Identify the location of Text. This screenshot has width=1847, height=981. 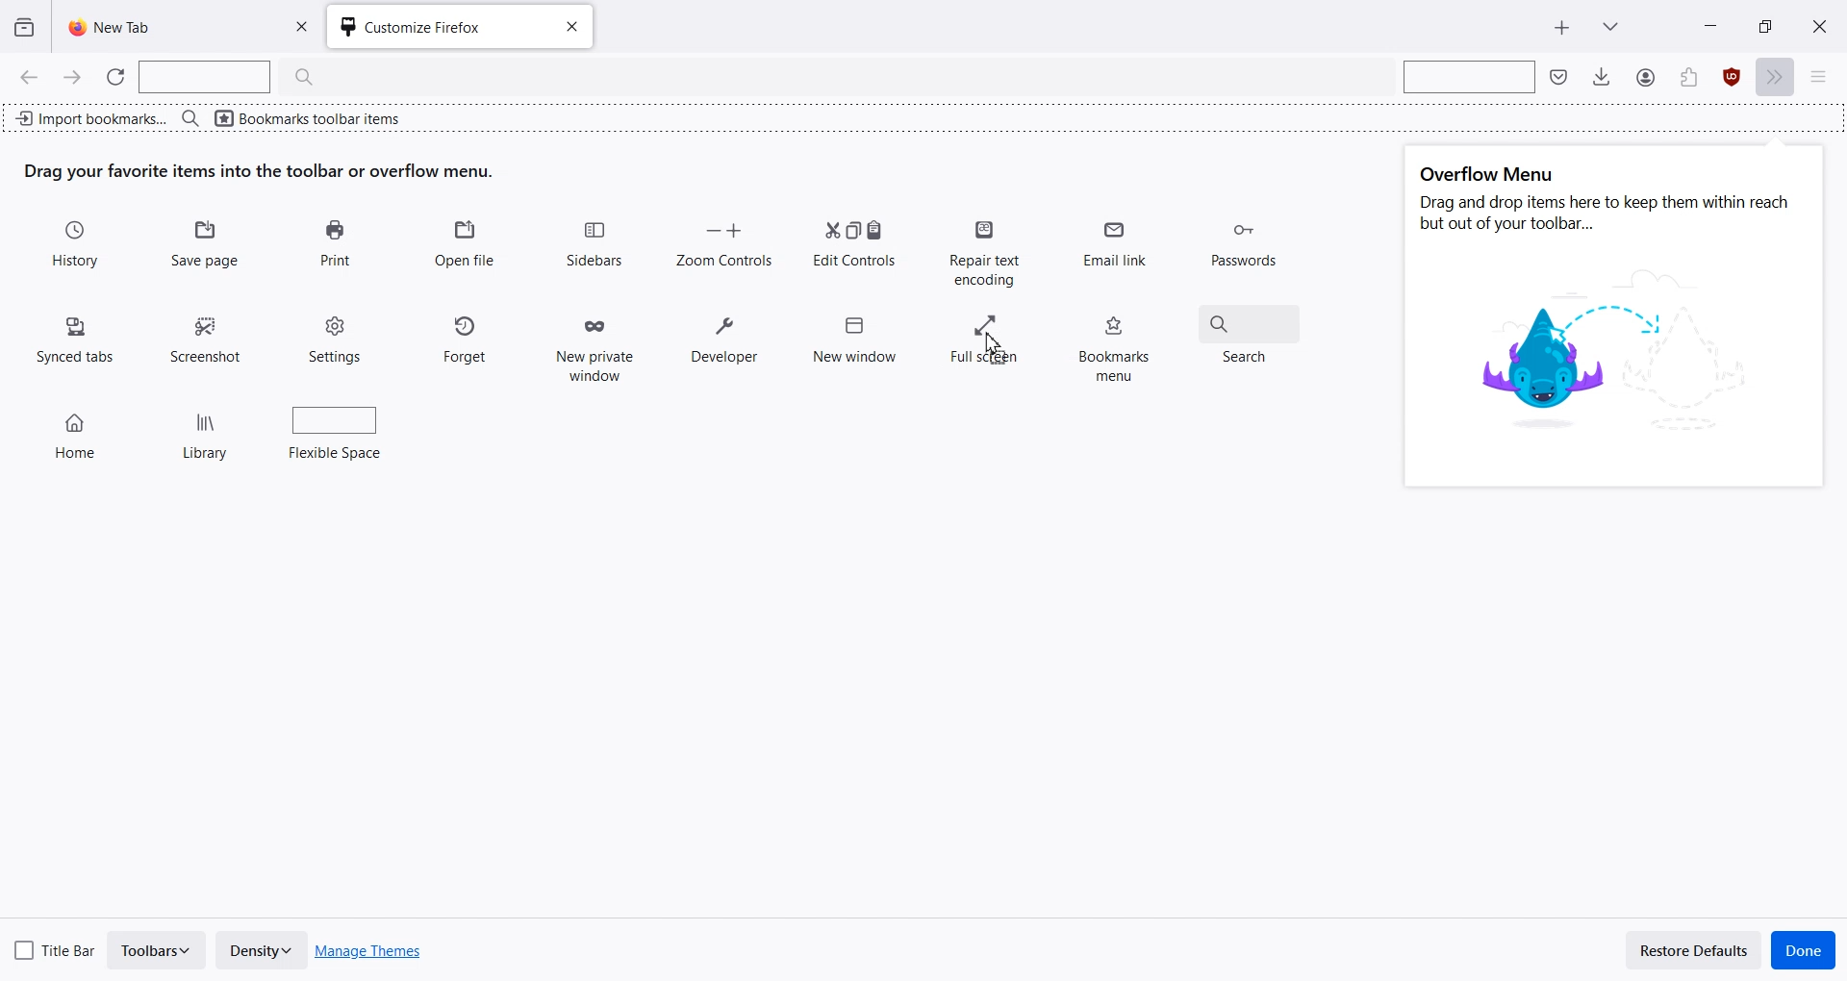
(1607, 201).